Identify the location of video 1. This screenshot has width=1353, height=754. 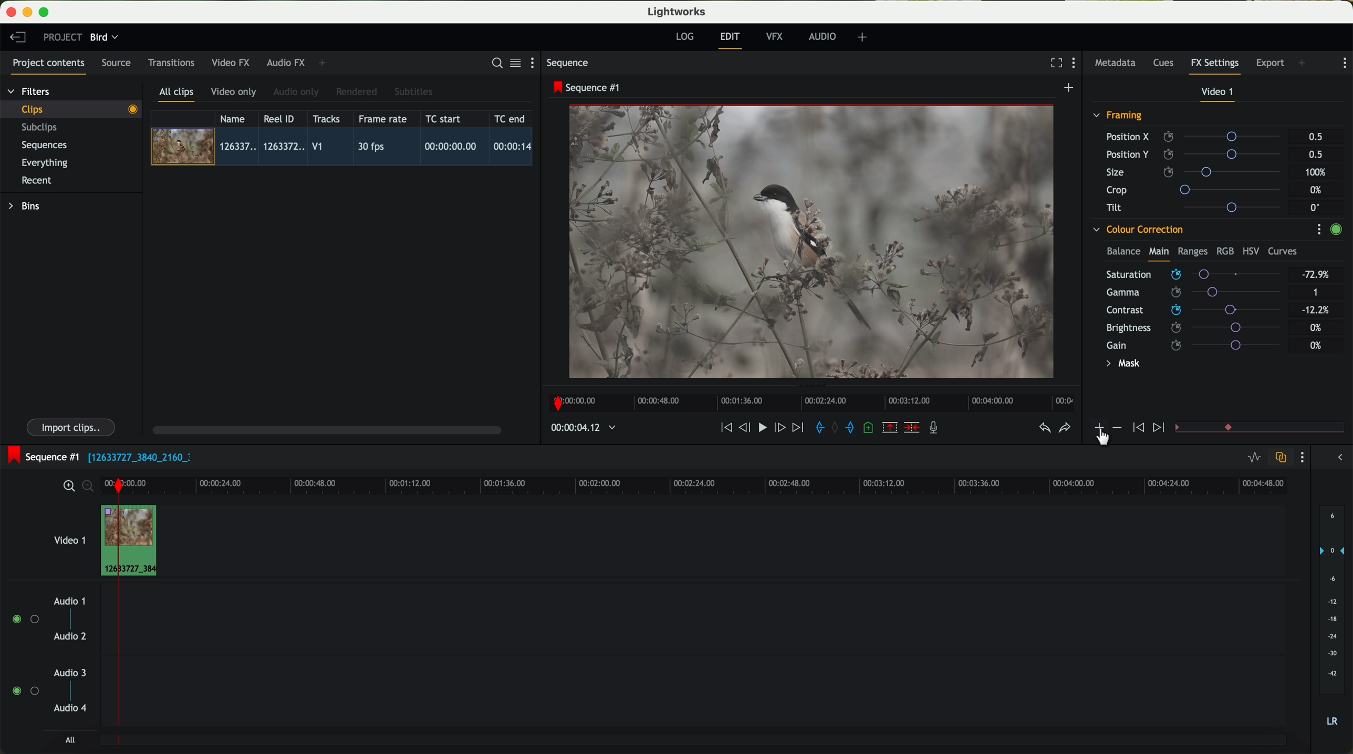
(68, 538).